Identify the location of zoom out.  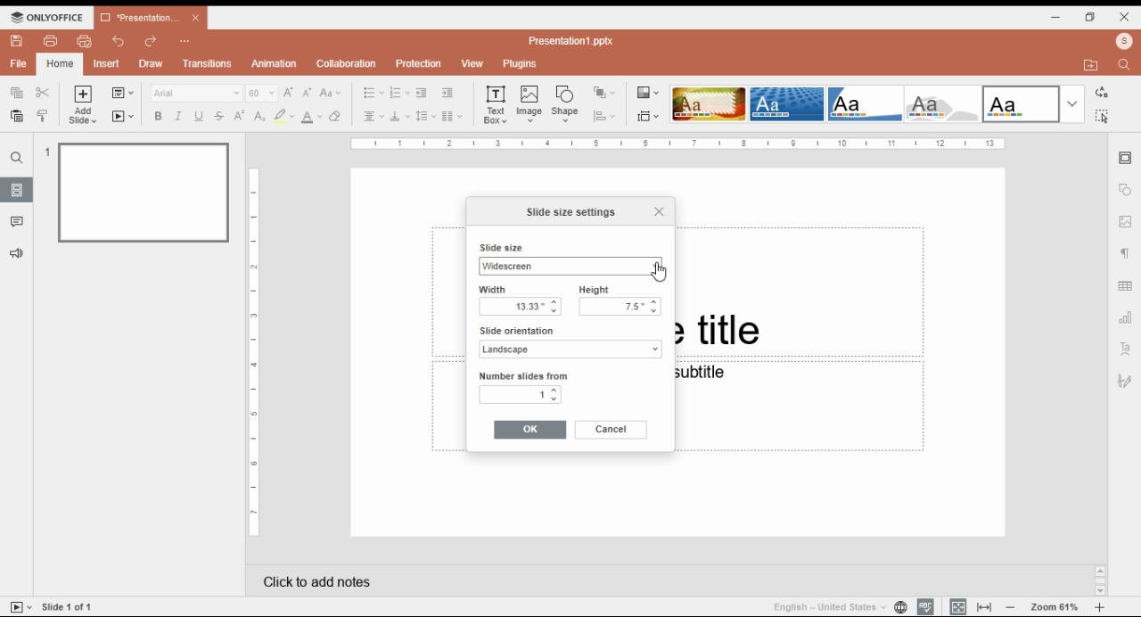
(1011, 606).